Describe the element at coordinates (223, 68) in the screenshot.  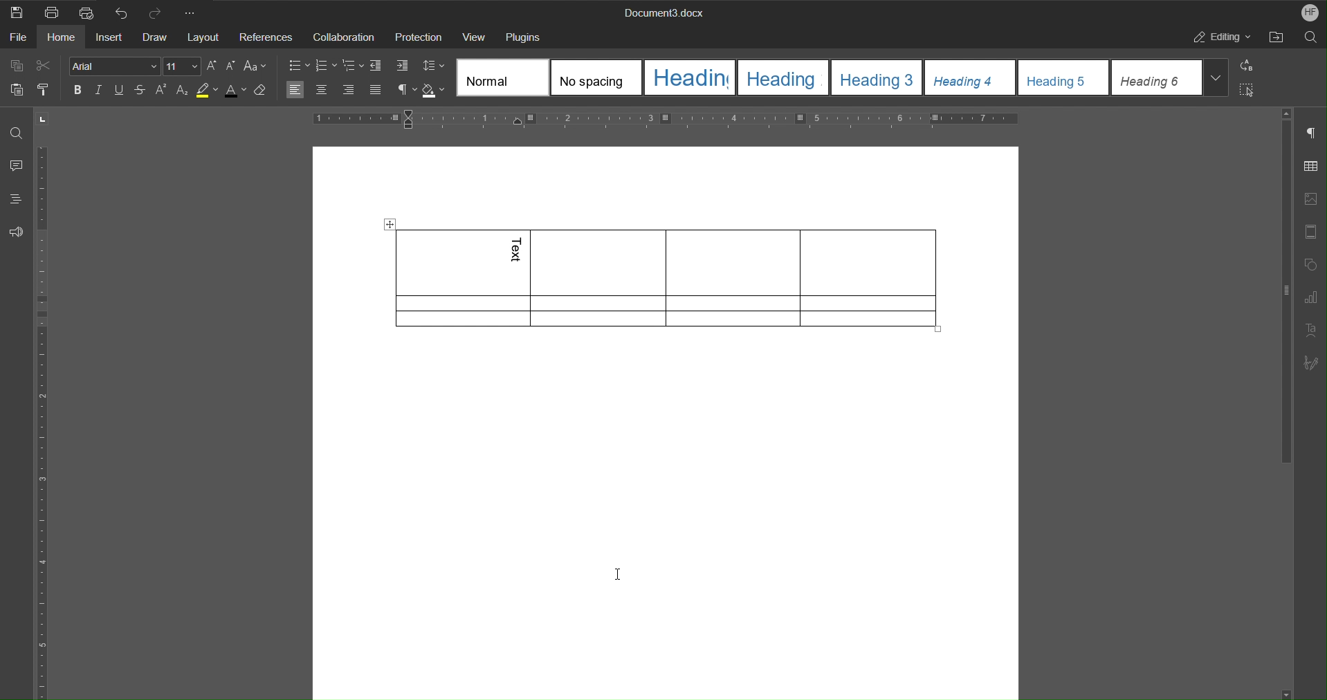
I see `Font size` at that location.